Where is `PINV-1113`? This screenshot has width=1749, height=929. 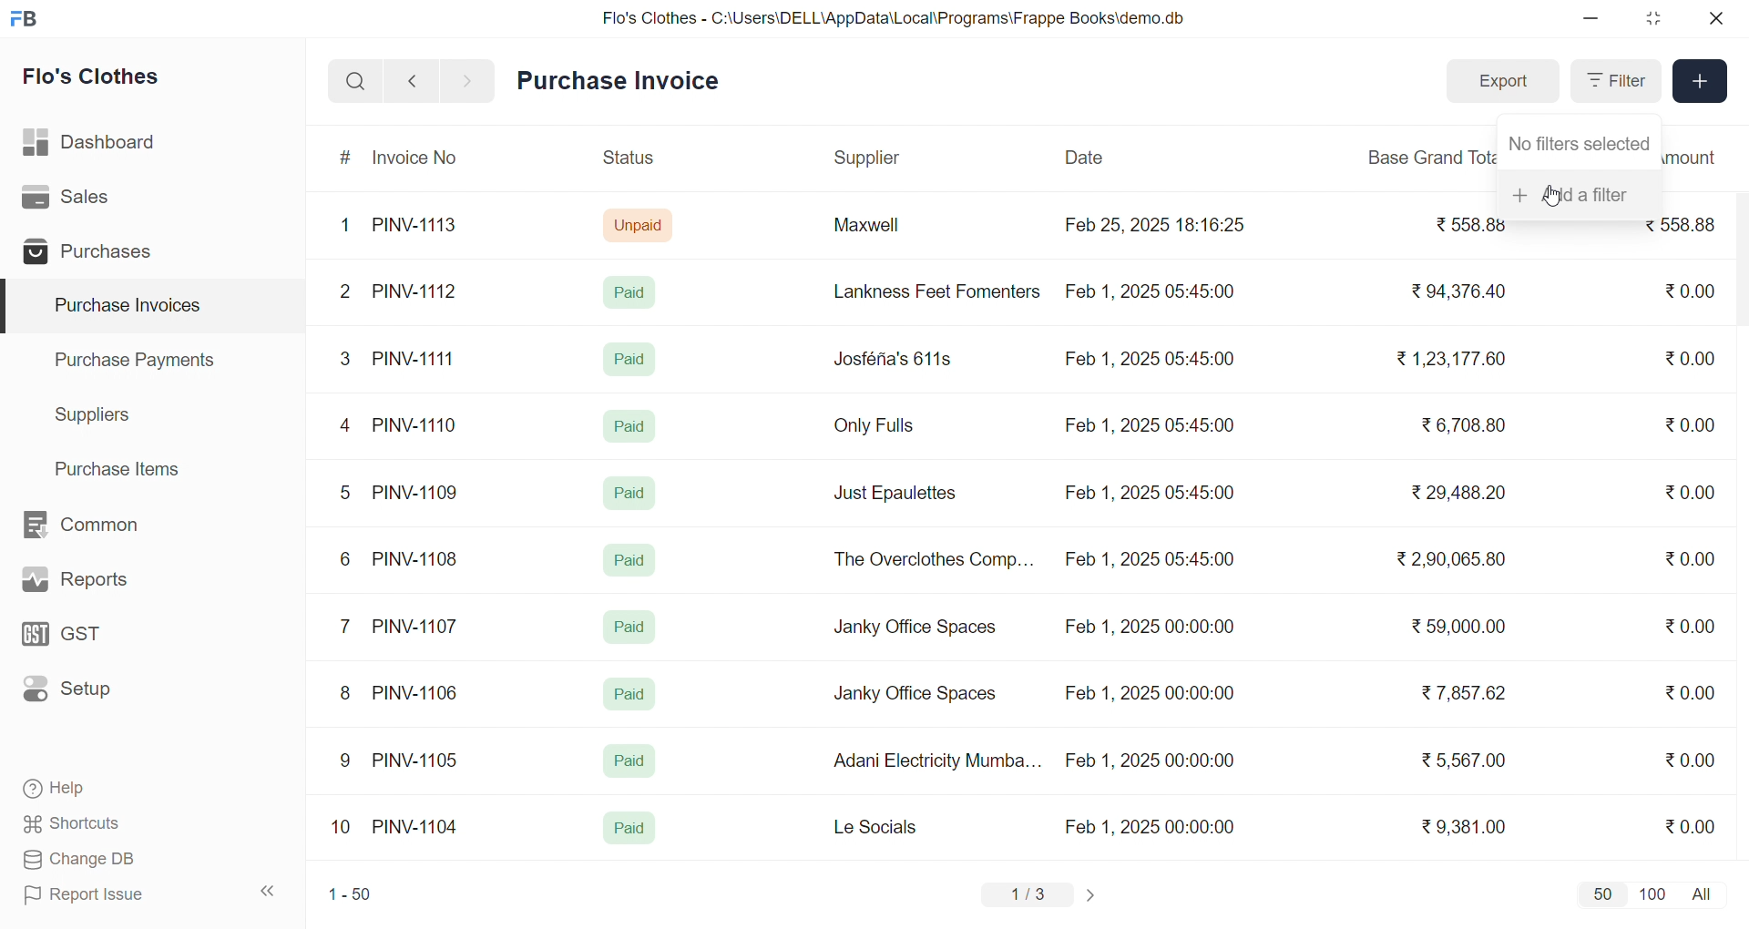 PINV-1113 is located at coordinates (423, 227).